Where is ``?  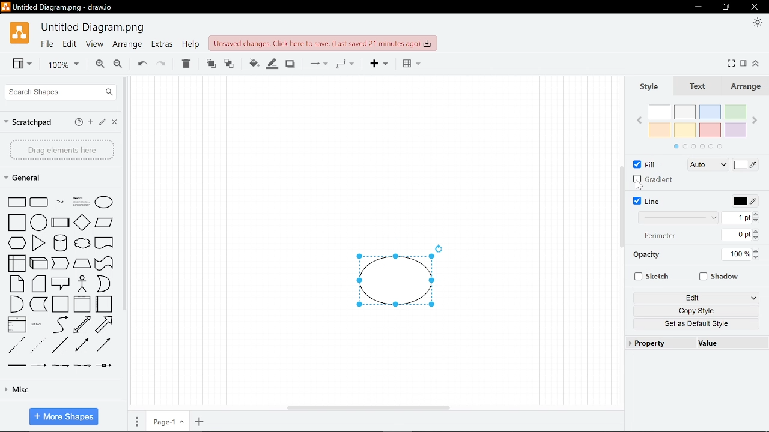  is located at coordinates (737, 235).